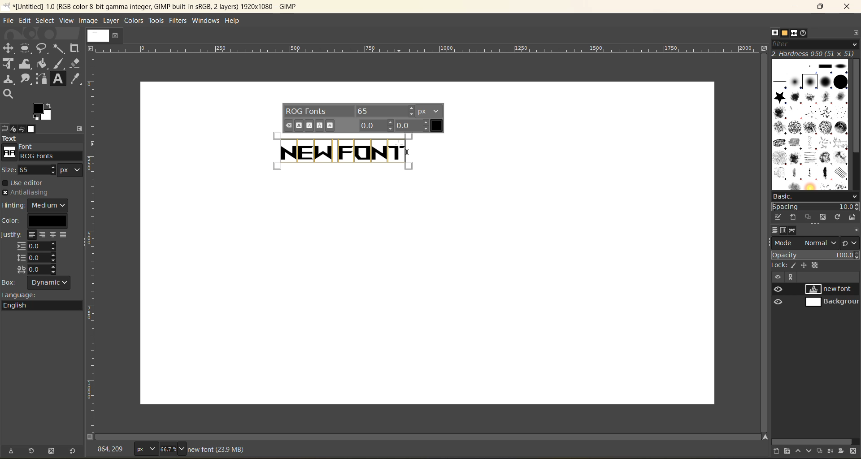 This screenshot has height=459, width=861. What do you see at coordinates (174, 448) in the screenshot?
I see `zoom` at bounding box center [174, 448].